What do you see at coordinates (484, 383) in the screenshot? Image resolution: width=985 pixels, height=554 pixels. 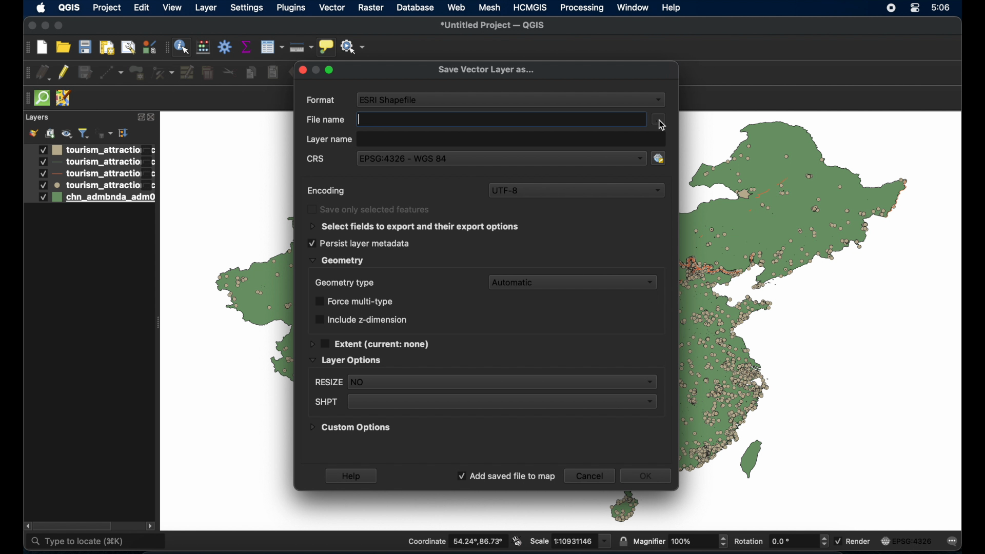 I see `resize dropdown` at bounding box center [484, 383].